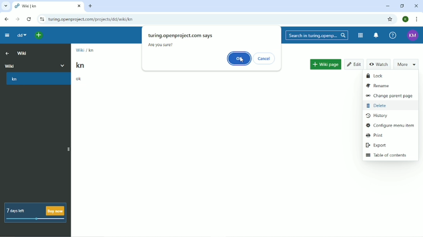 The image size is (423, 237). What do you see at coordinates (416, 19) in the screenshot?
I see `Customize and control google chrome` at bounding box center [416, 19].